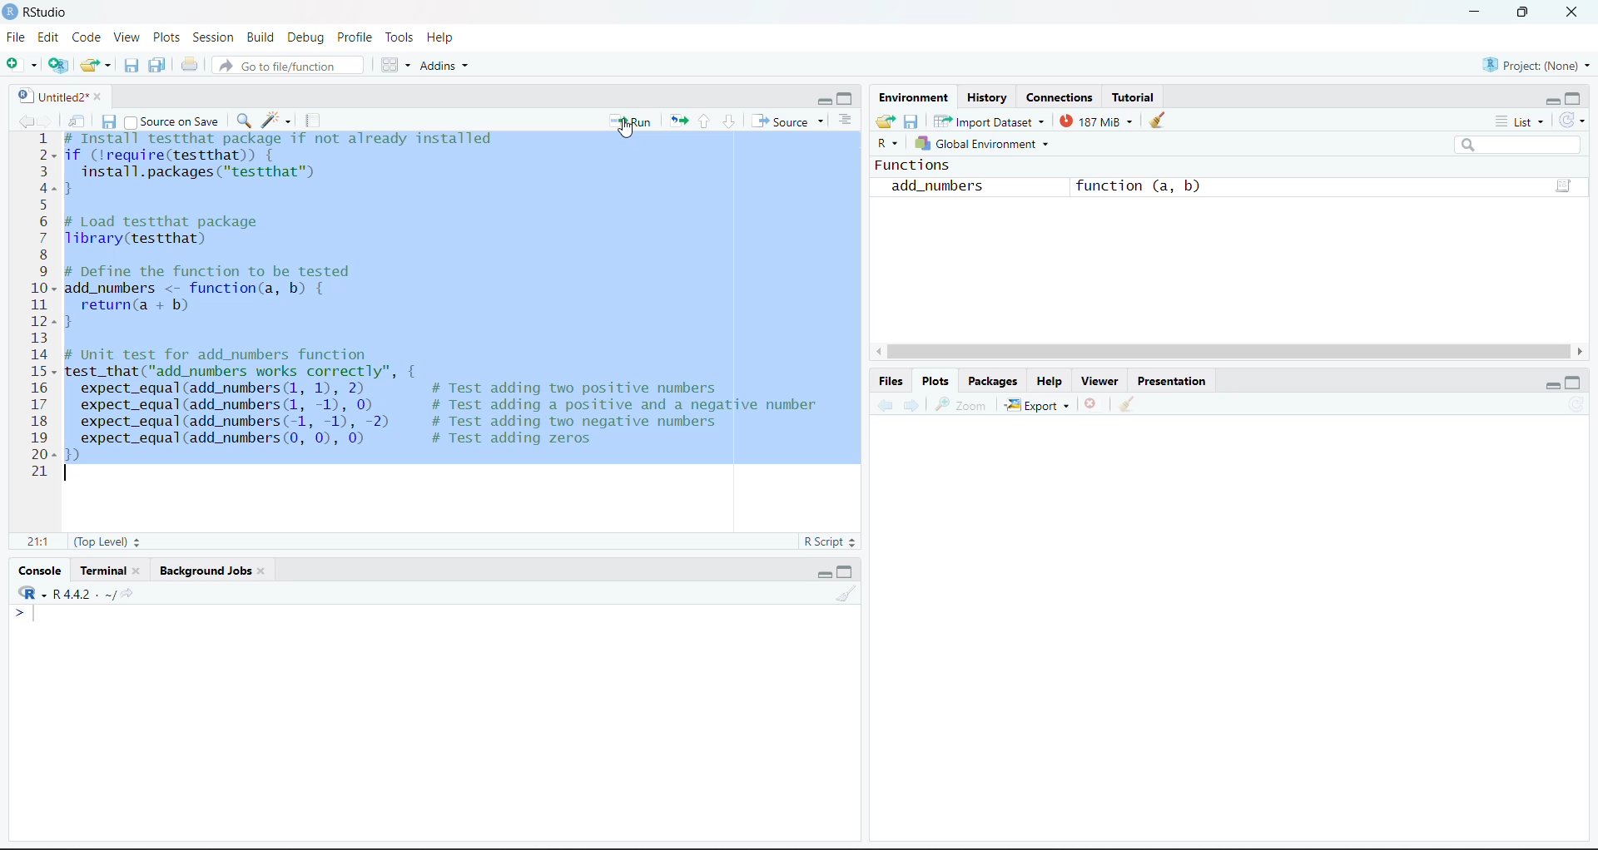 The image size is (1598, 850). What do you see at coordinates (42, 542) in the screenshot?
I see `21:1` at bounding box center [42, 542].